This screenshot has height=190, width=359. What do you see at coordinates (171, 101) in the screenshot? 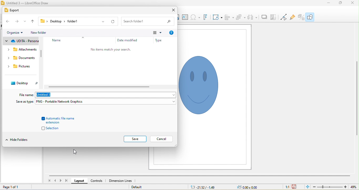
I see `drop down` at bounding box center [171, 101].